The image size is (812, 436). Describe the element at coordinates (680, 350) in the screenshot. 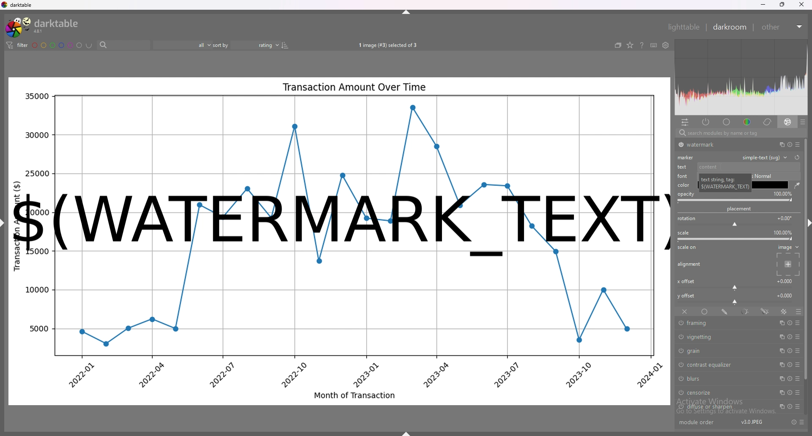

I see `switch off` at that location.